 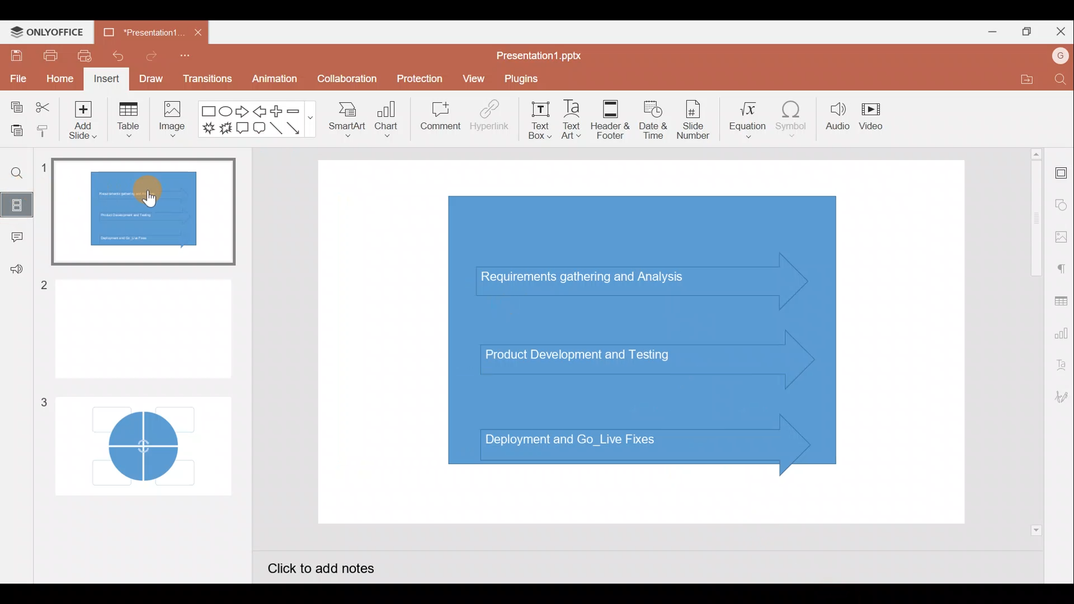 What do you see at coordinates (1056, 58) in the screenshot?
I see `Account name` at bounding box center [1056, 58].